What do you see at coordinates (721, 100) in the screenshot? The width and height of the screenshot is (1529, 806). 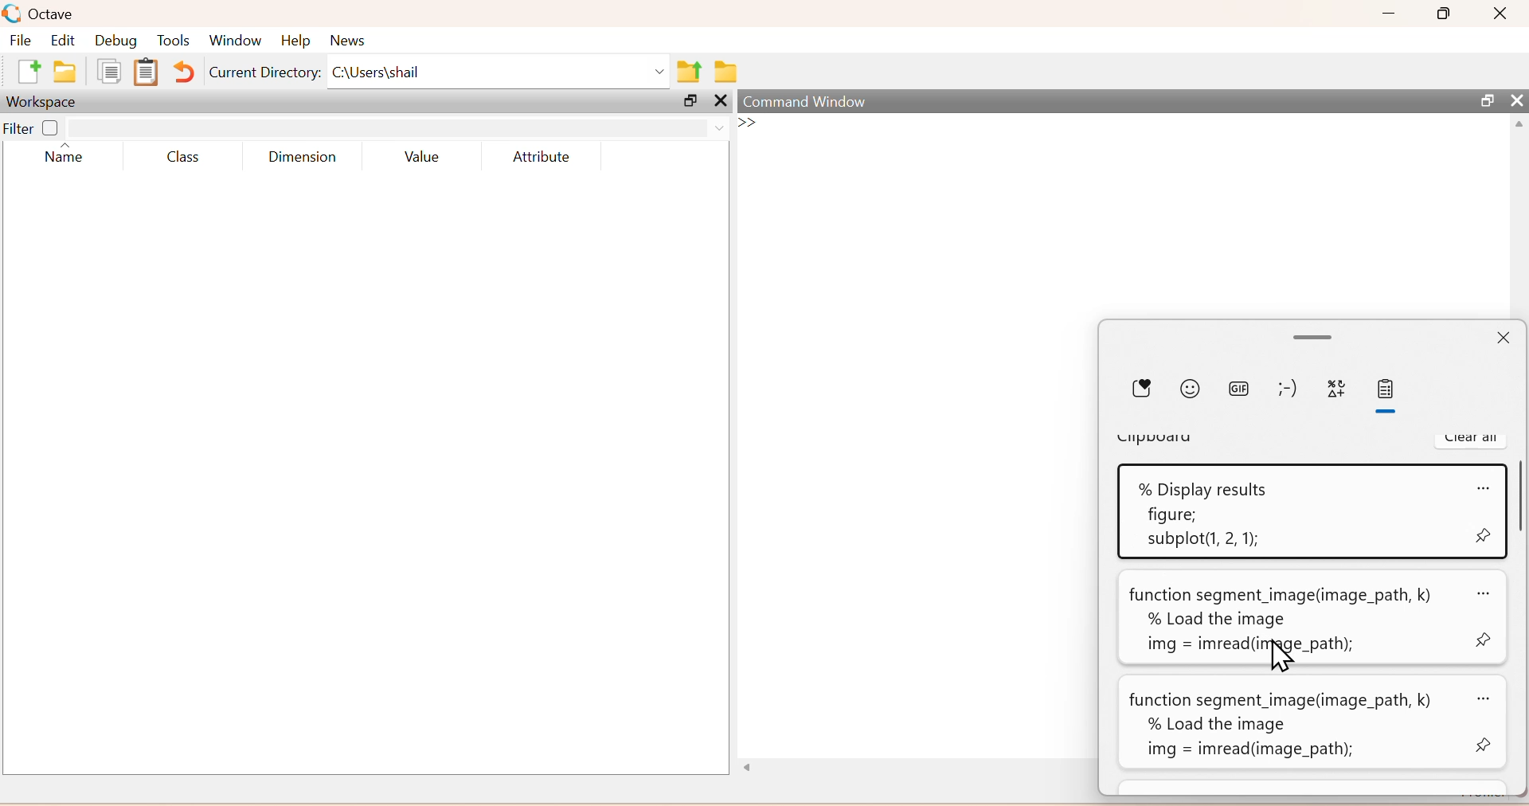 I see `` at bounding box center [721, 100].